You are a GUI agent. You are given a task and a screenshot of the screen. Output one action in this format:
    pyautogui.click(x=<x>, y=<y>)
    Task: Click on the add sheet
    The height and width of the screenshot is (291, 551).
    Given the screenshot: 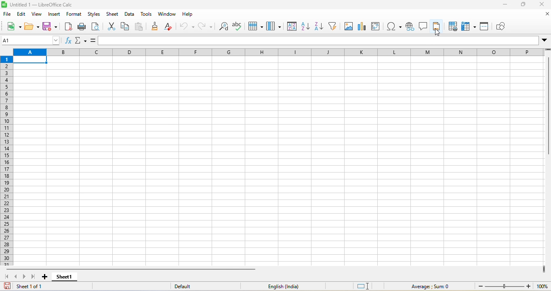 What is the action you would take?
    pyautogui.click(x=44, y=276)
    